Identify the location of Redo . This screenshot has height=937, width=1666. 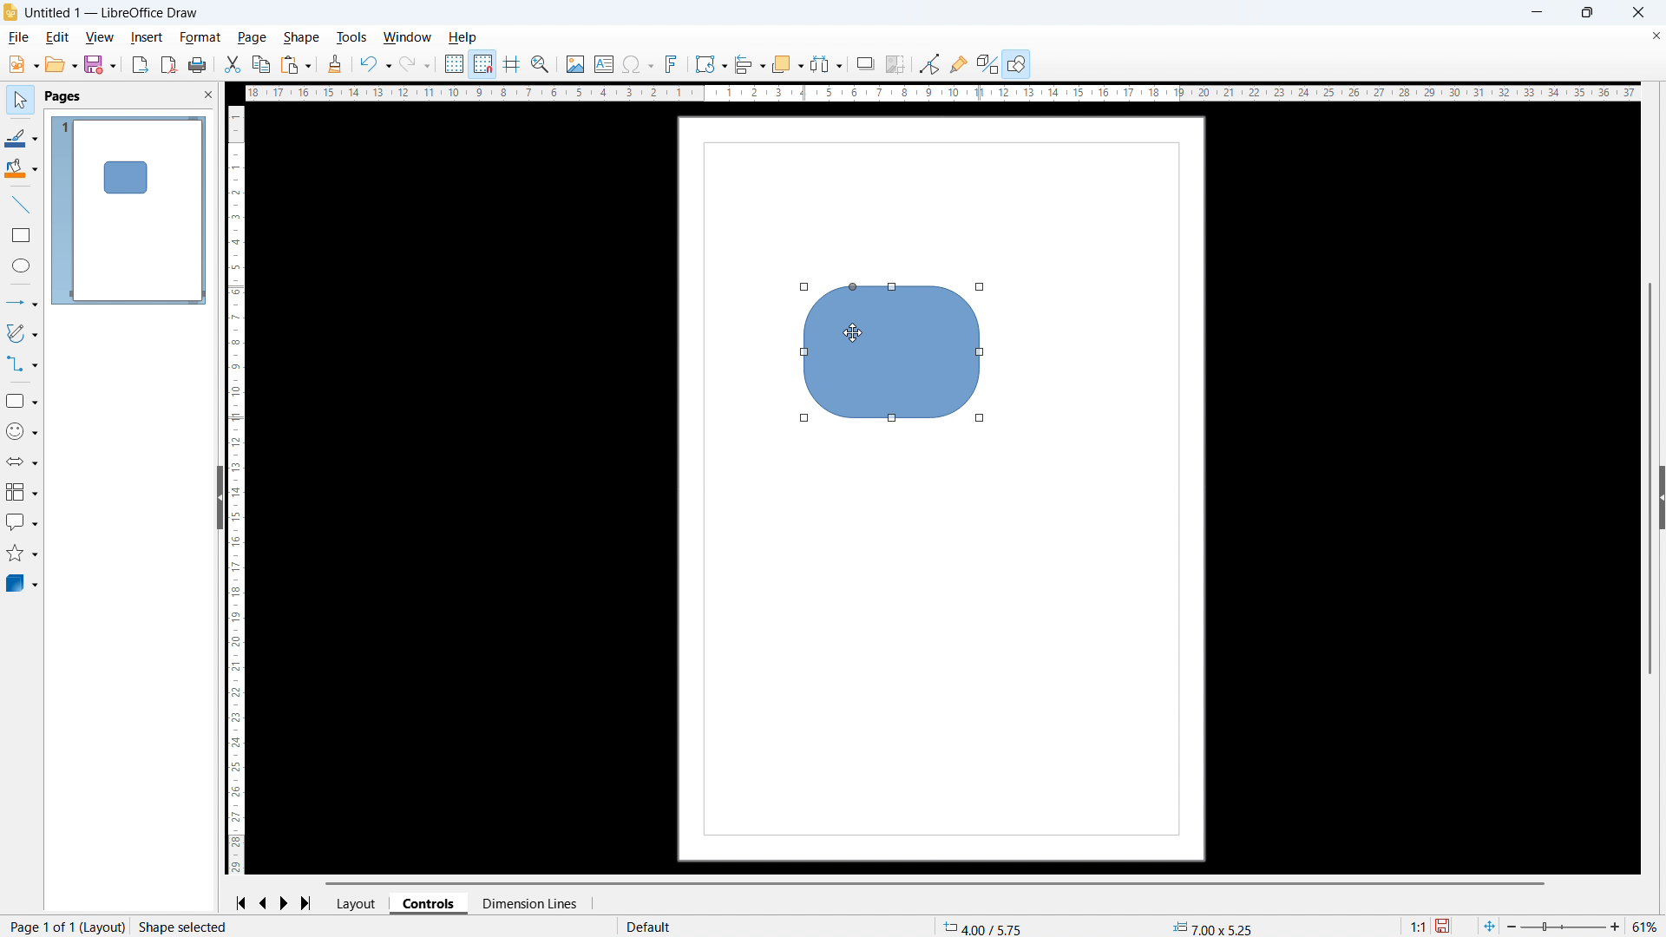
(416, 65).